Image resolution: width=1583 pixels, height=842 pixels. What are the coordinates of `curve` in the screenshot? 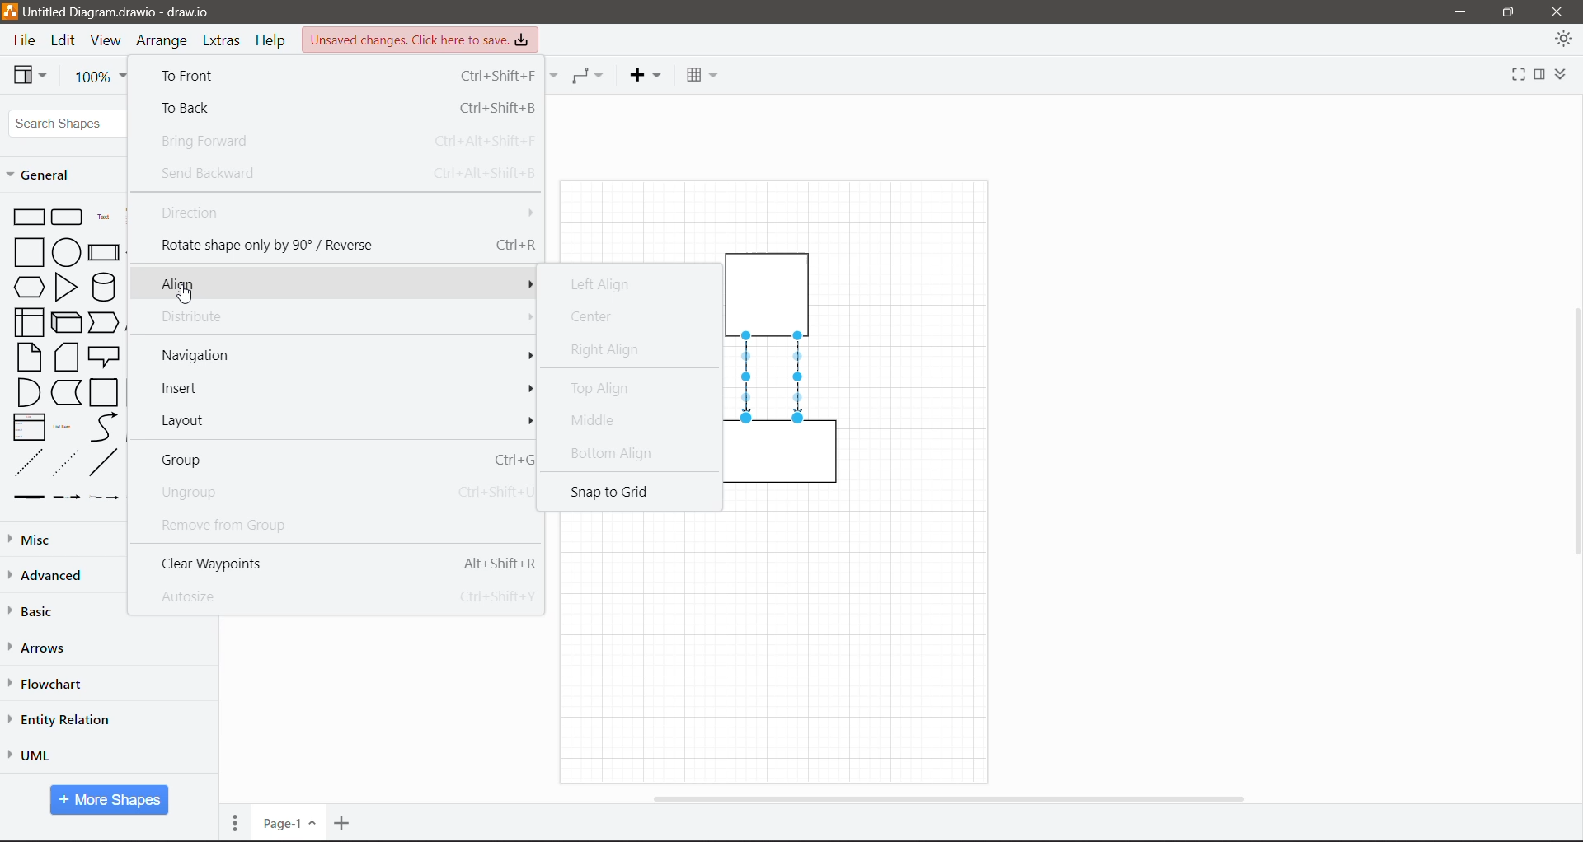 It's located at (104, 428).